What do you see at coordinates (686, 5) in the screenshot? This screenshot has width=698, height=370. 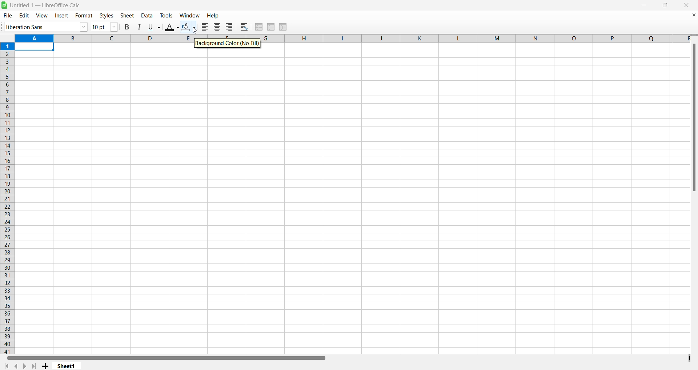 I see `close ` at bounding box center [686, 5].